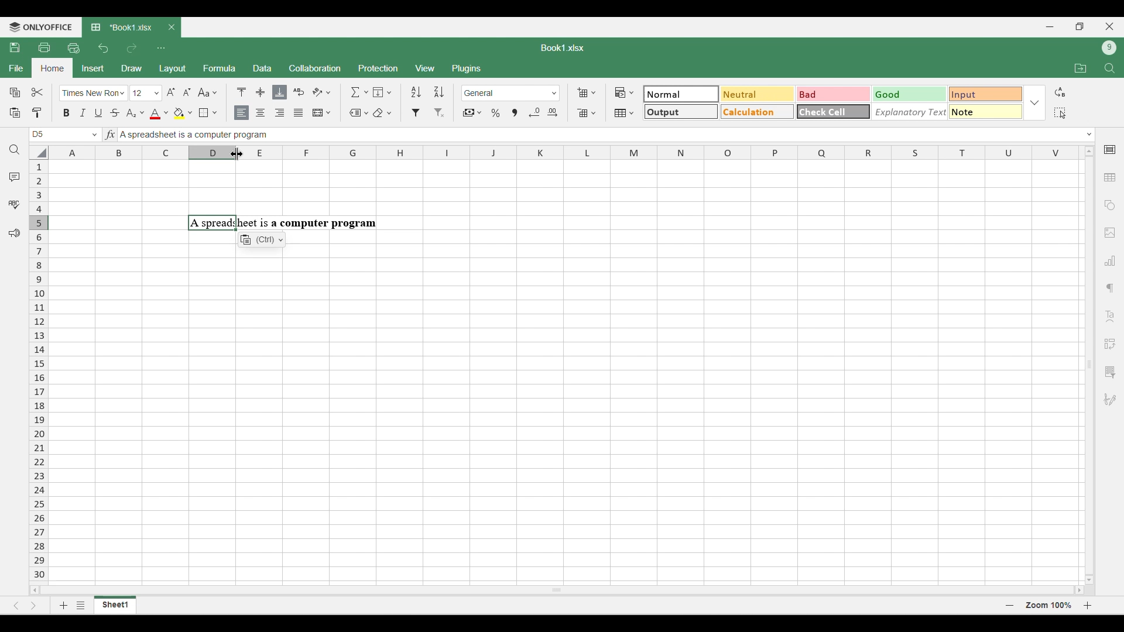 This screenshot has height=632, width=1124. I want to click on Merge and centre options, so click(322, 112).